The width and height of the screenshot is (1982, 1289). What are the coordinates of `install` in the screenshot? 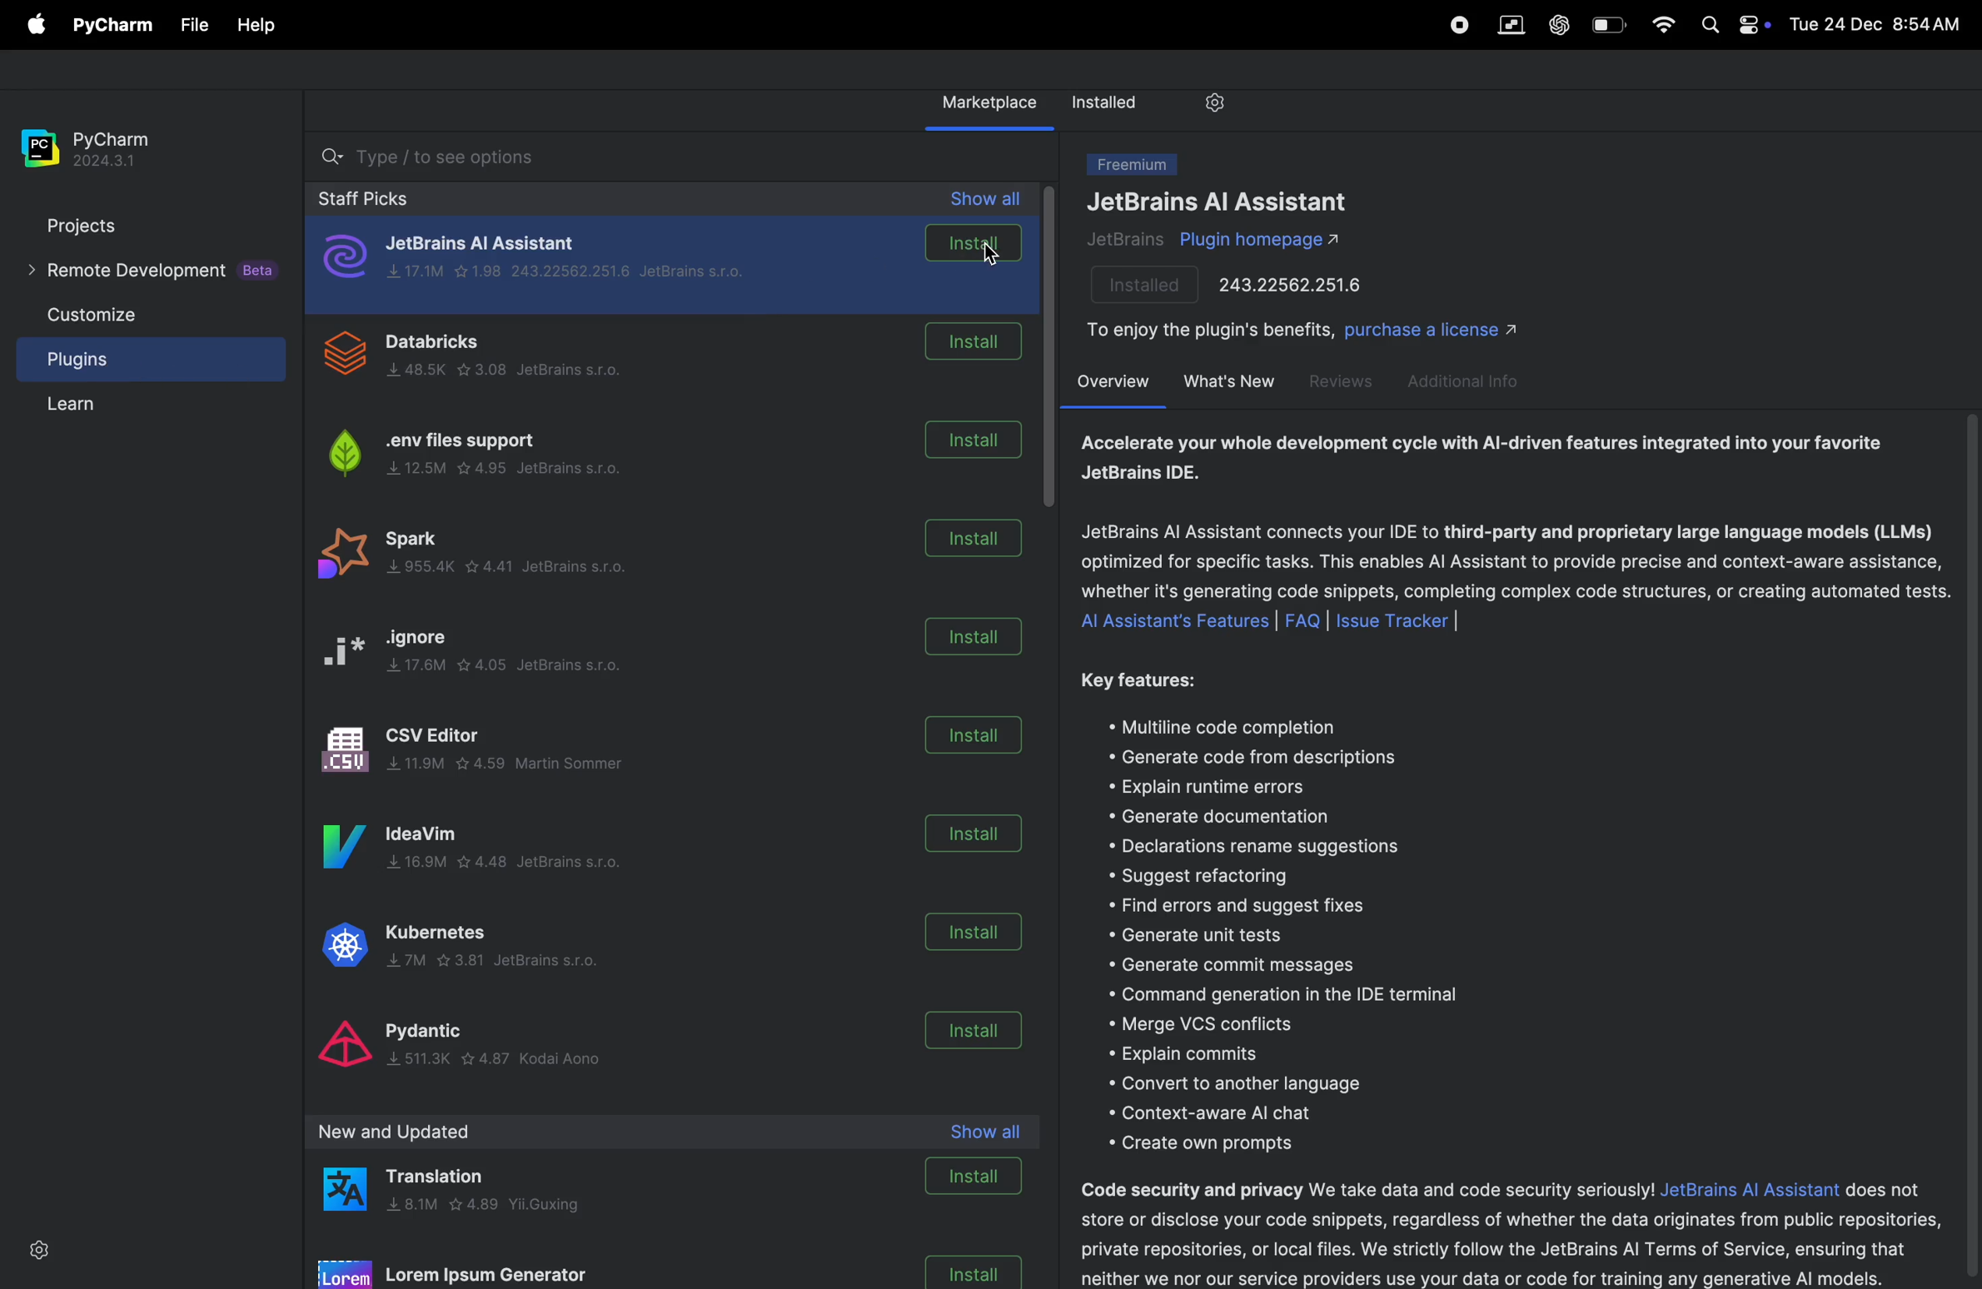 It's located at (967, 734).